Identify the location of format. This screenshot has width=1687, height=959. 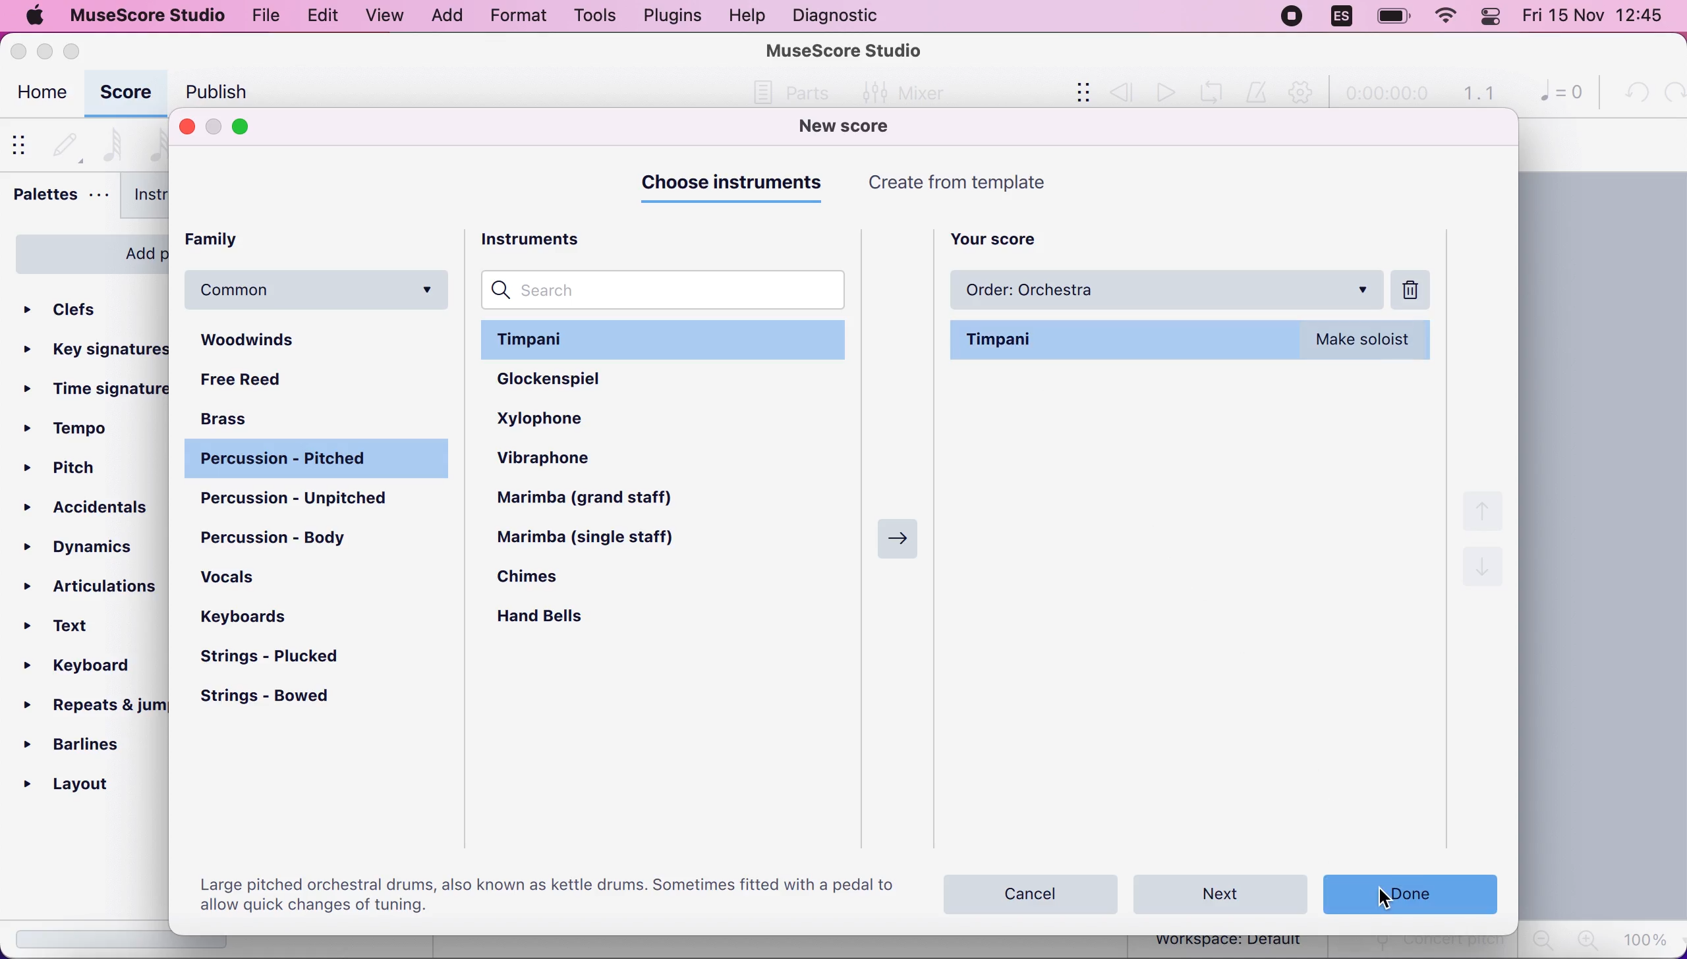
(513, 18).